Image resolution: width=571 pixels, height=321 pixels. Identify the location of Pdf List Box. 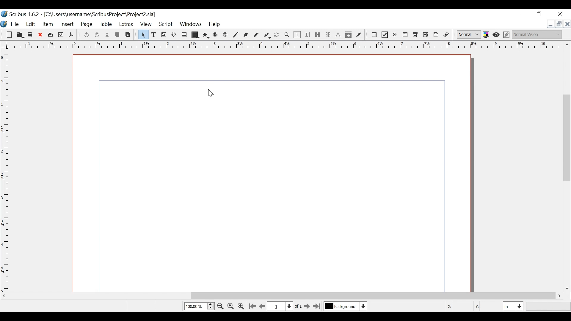
(426, 34).